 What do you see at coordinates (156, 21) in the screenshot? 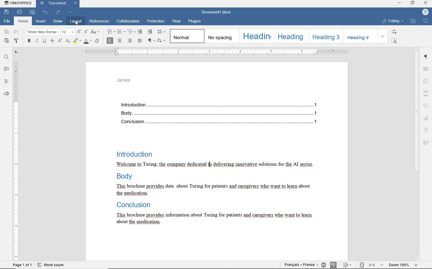
I see `protection` at bounding box center [156, 21].